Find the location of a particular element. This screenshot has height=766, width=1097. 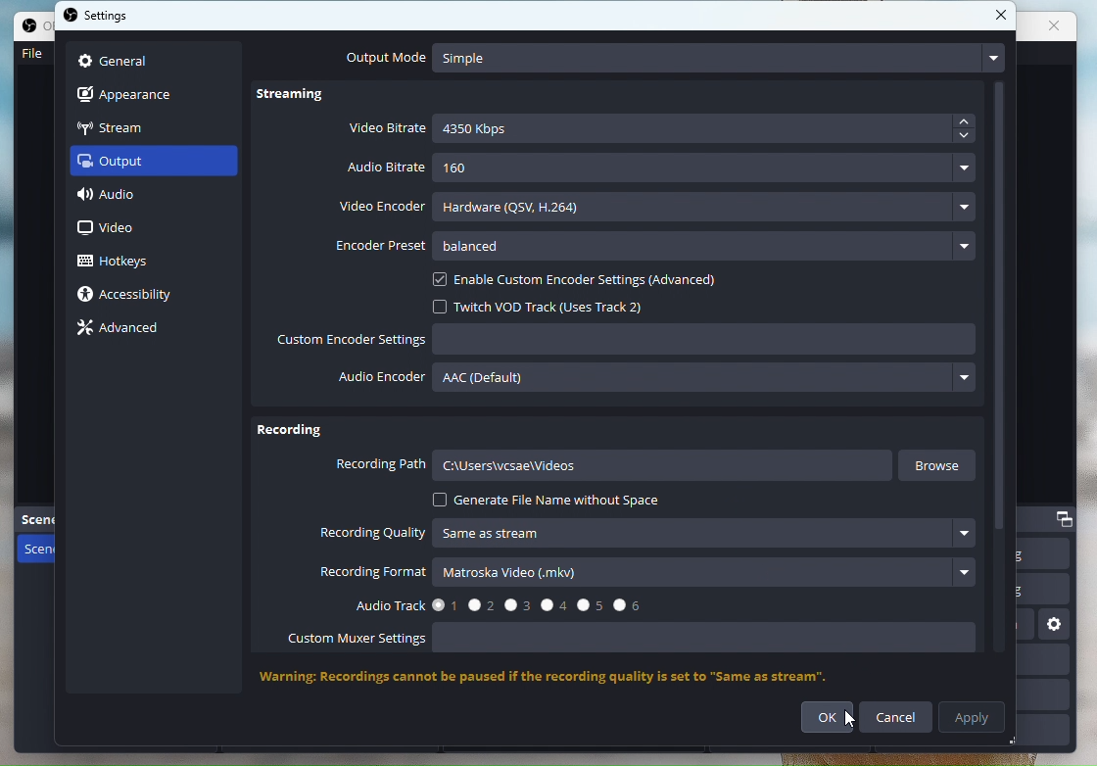

video encoder is located at coordinates (656, 204).